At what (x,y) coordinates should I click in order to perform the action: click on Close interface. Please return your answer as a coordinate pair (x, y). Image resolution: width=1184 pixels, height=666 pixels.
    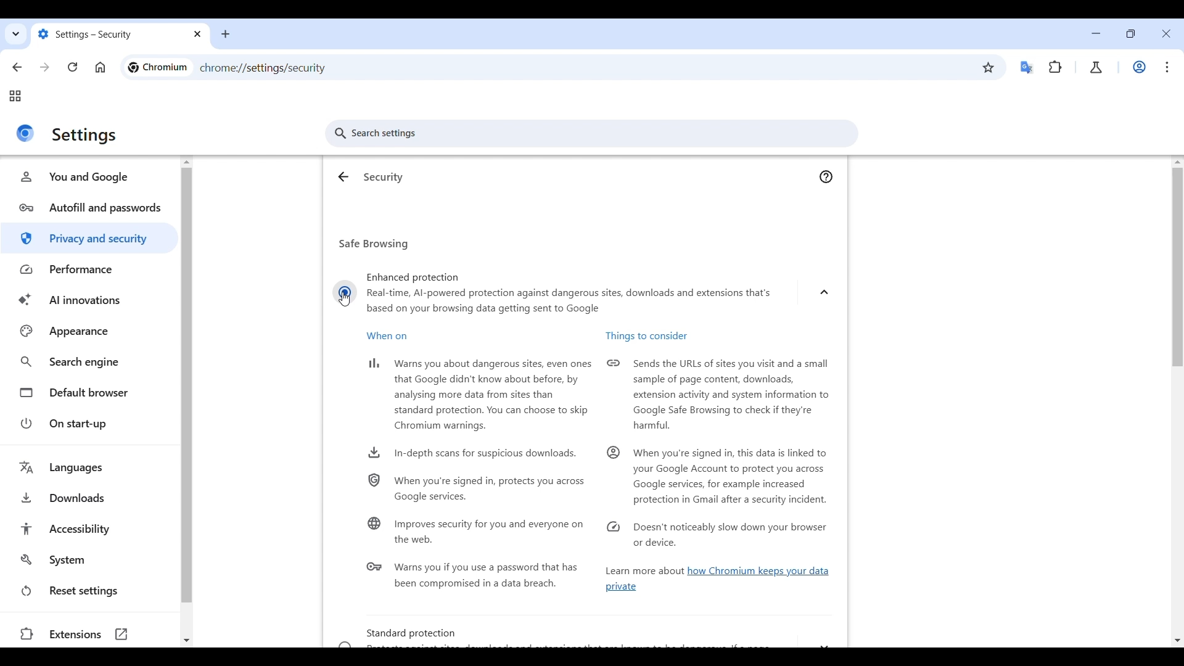
    Looking at the image, I should click on (1166, 34).